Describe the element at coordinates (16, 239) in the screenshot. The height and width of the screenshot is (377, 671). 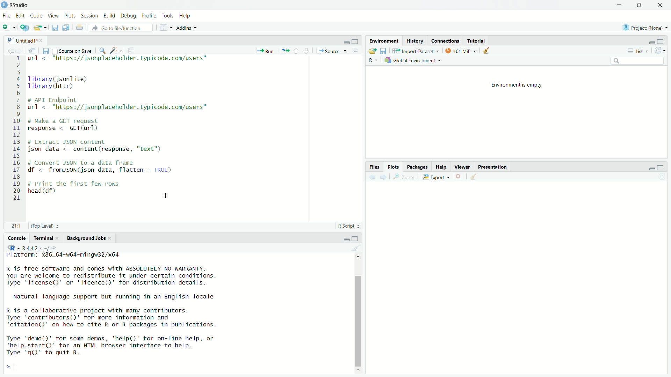
I see `Console` at that location.